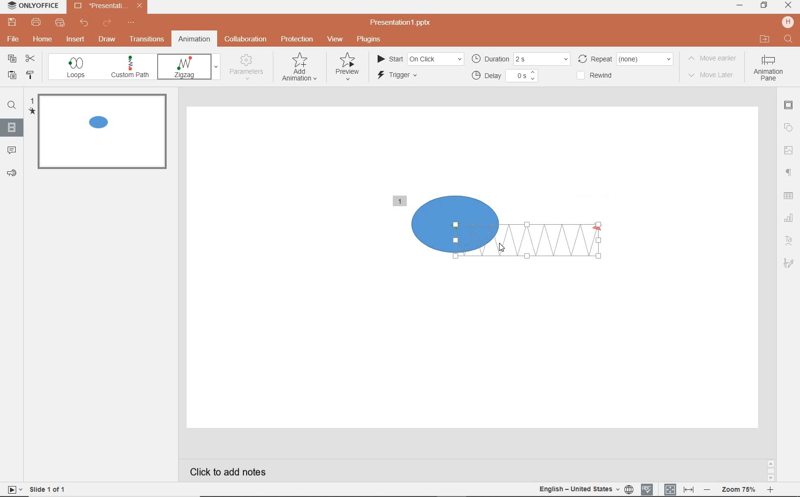  What do you see at coordinates (788, 23) in the screenshot?
I see `HP` at bounding box center [788, 23].